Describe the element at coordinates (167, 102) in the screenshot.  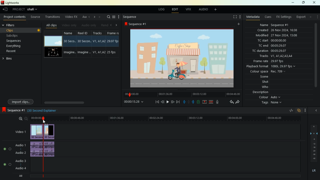
I see `play` at that location.